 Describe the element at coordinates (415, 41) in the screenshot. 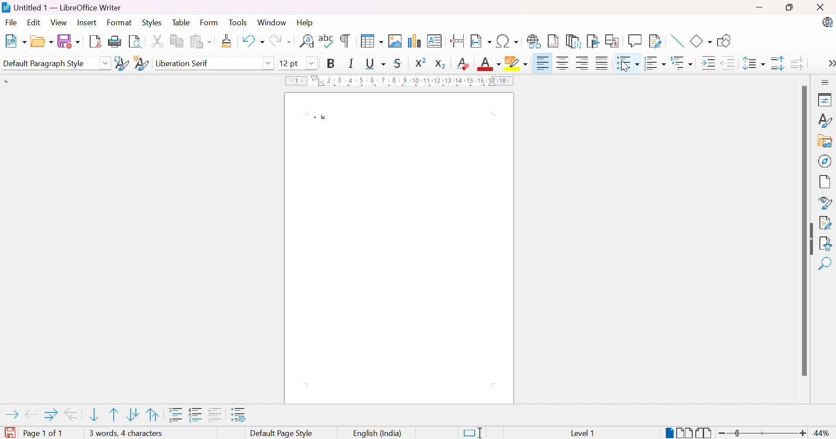

I see `Insert chart` at that location.